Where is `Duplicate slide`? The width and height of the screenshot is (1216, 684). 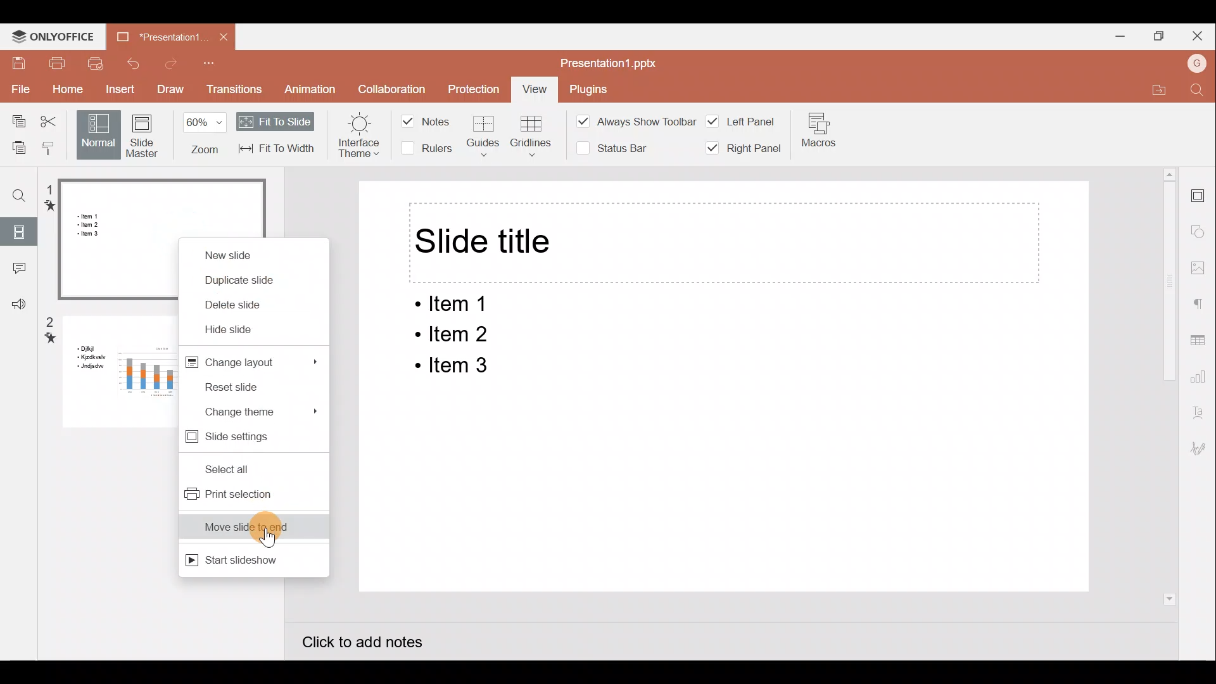 Duplicate slide is located at coordinates (251, 277).